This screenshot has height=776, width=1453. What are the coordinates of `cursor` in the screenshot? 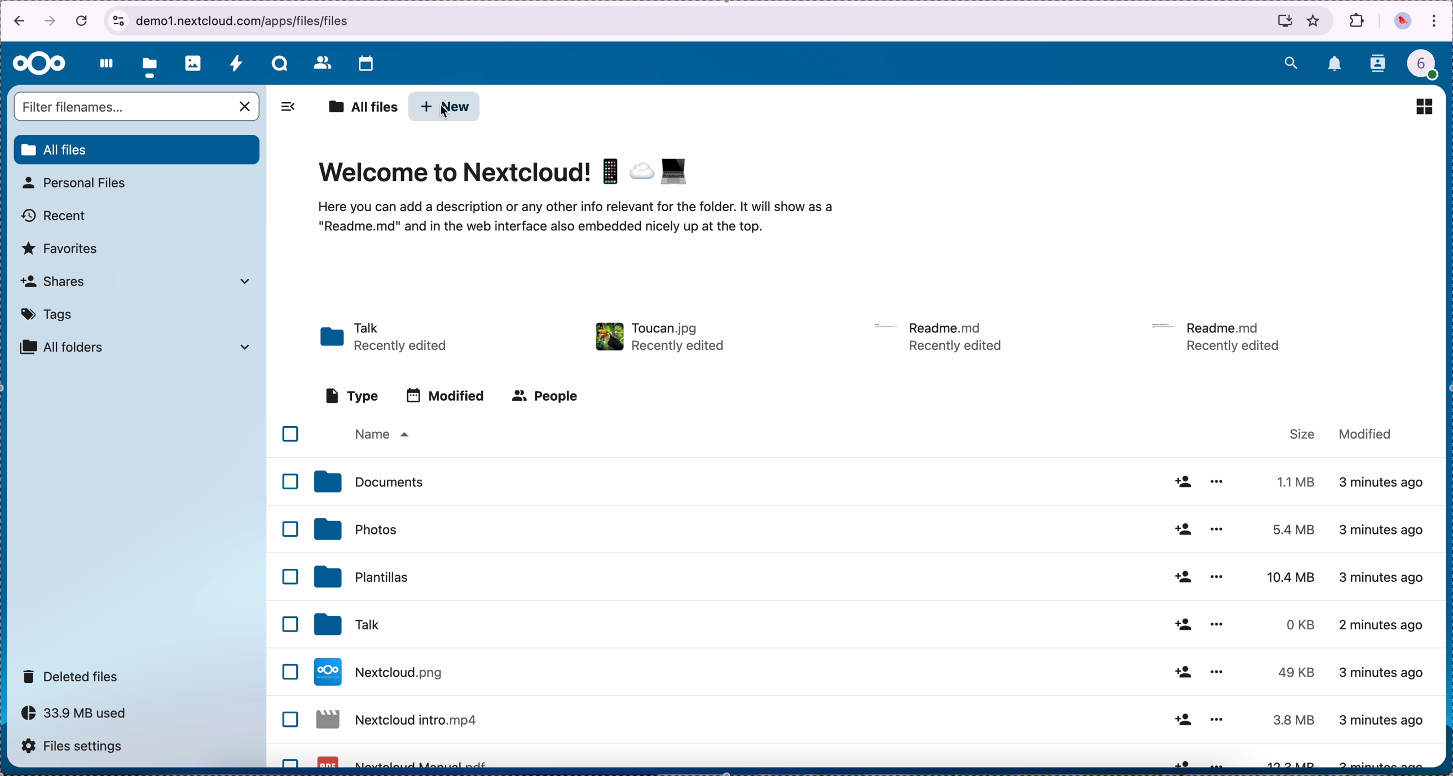 It's located at (443, 112).